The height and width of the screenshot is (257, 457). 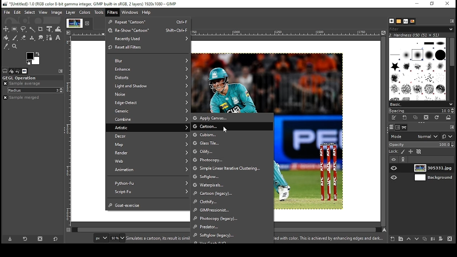 What do you see at coordinates (6, 37) in the screenshot?
I see `paint bucket tool` at bounding box center [6, 37].